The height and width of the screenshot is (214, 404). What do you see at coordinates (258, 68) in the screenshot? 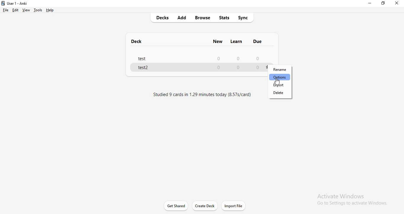
I see `0` at bounding box center [258, 68].